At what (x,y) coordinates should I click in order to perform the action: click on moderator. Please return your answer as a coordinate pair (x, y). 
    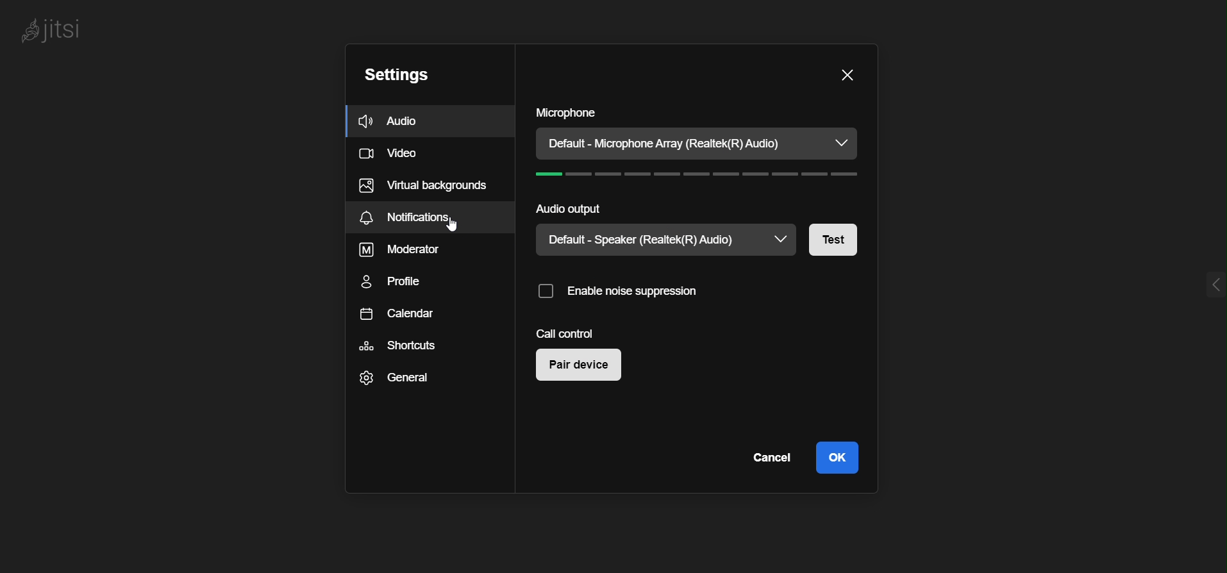
    Looking at the image, I should click on (407, 250).